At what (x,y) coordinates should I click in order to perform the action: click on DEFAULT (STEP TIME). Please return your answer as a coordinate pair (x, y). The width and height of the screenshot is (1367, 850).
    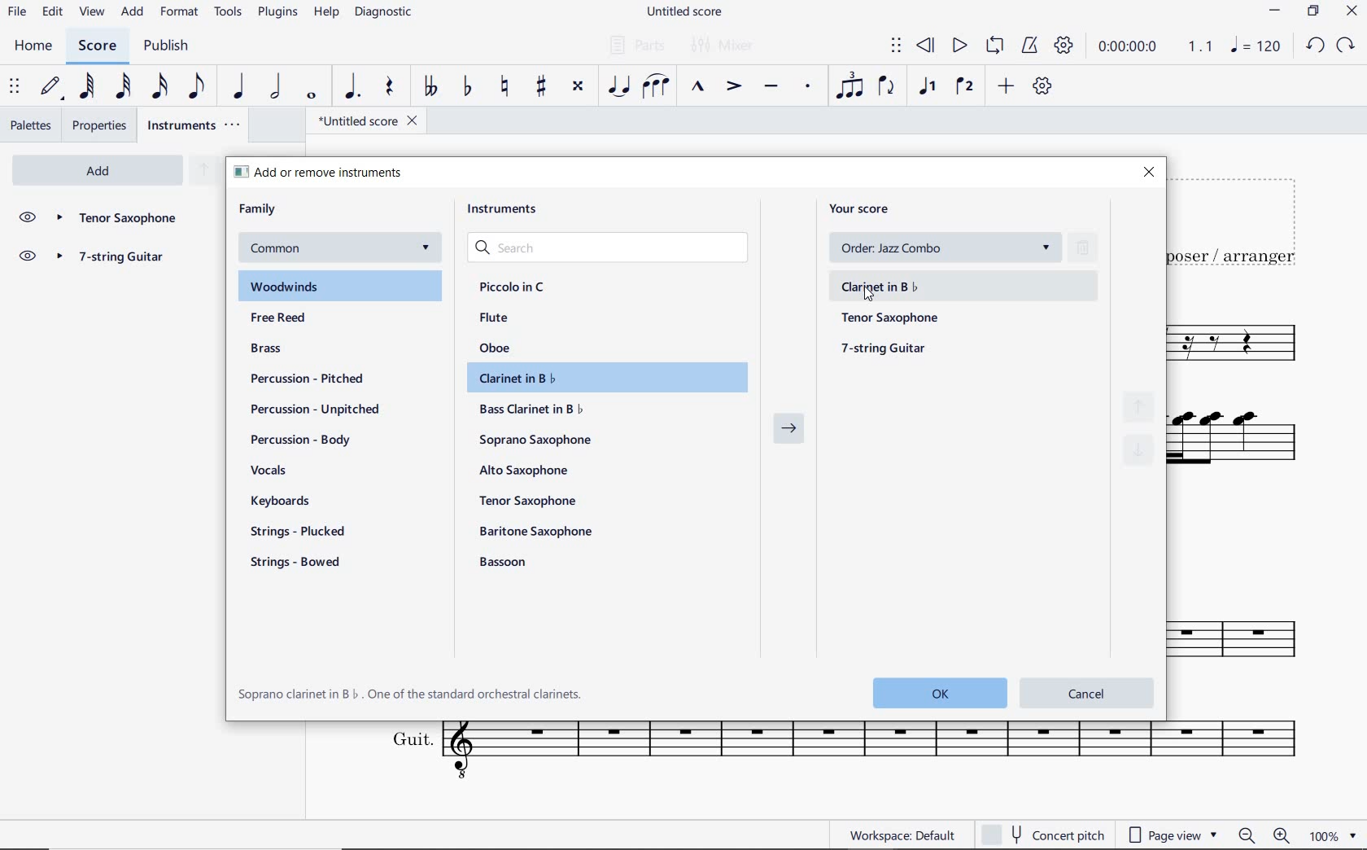
    Looking at the image, I should click on (50, 88).